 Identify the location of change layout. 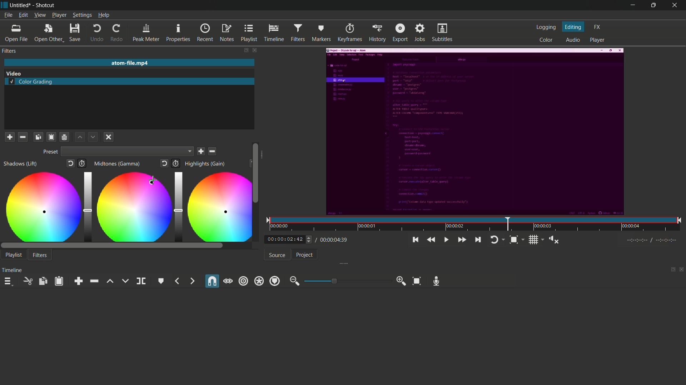
(244, 50).